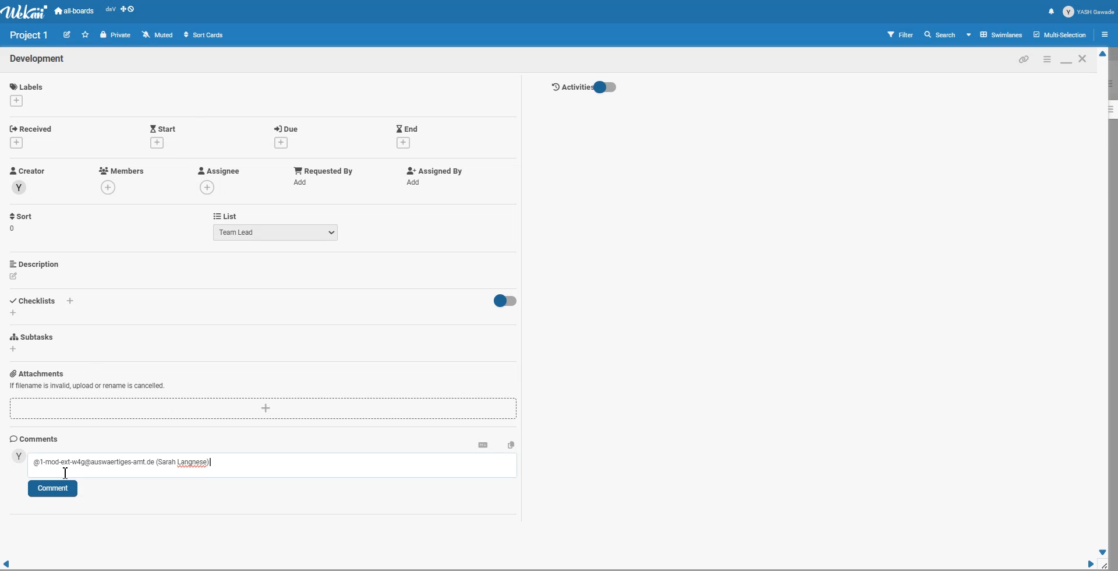 The height and width of the screenshot is (571, 1118). I want to click on Text, so click(30, 35).